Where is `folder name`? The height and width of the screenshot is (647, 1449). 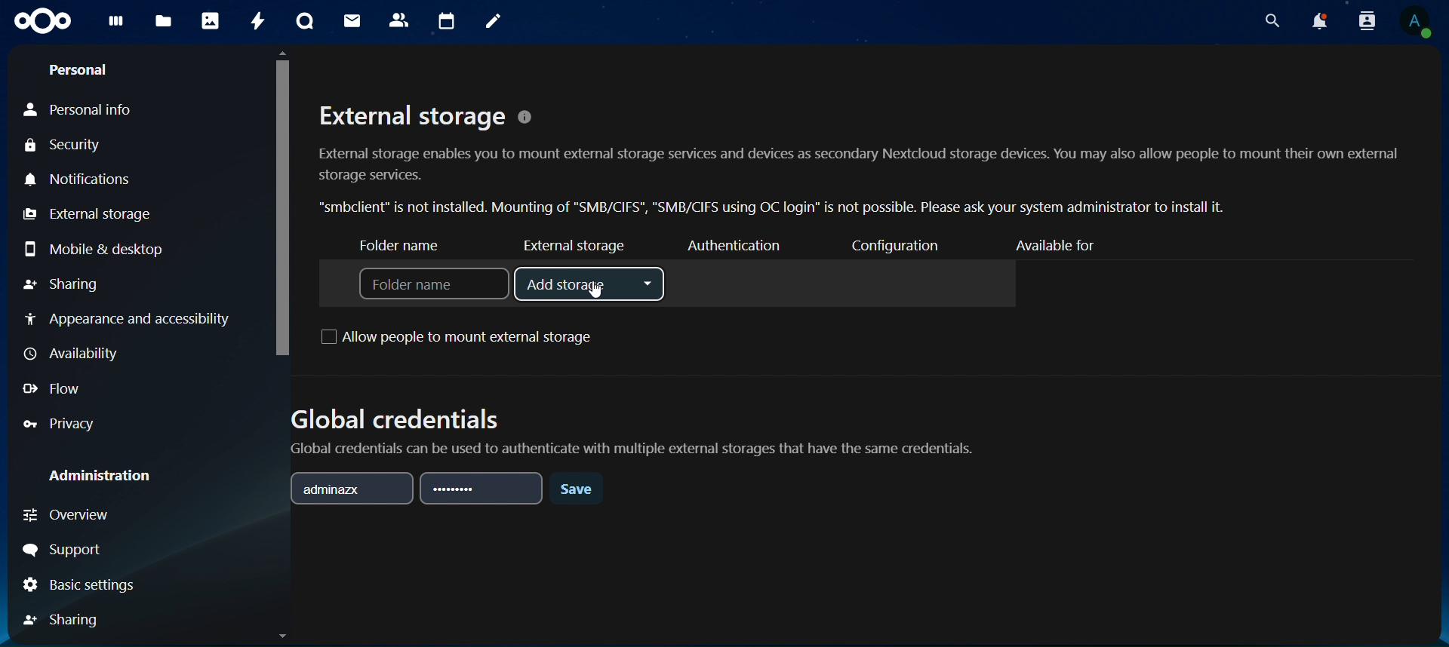 folder name is located at coordinates (434, 284).